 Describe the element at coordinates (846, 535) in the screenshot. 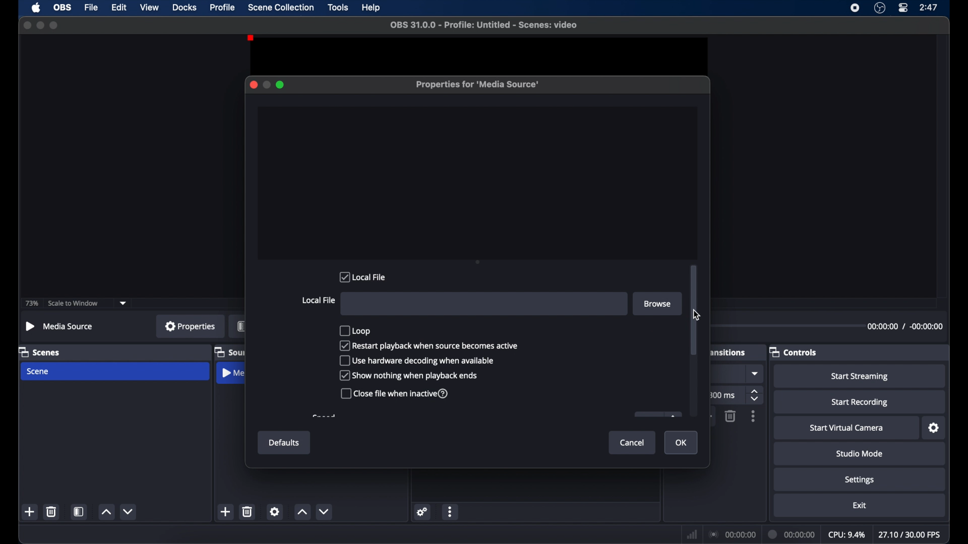

I see `cpu` at that location.